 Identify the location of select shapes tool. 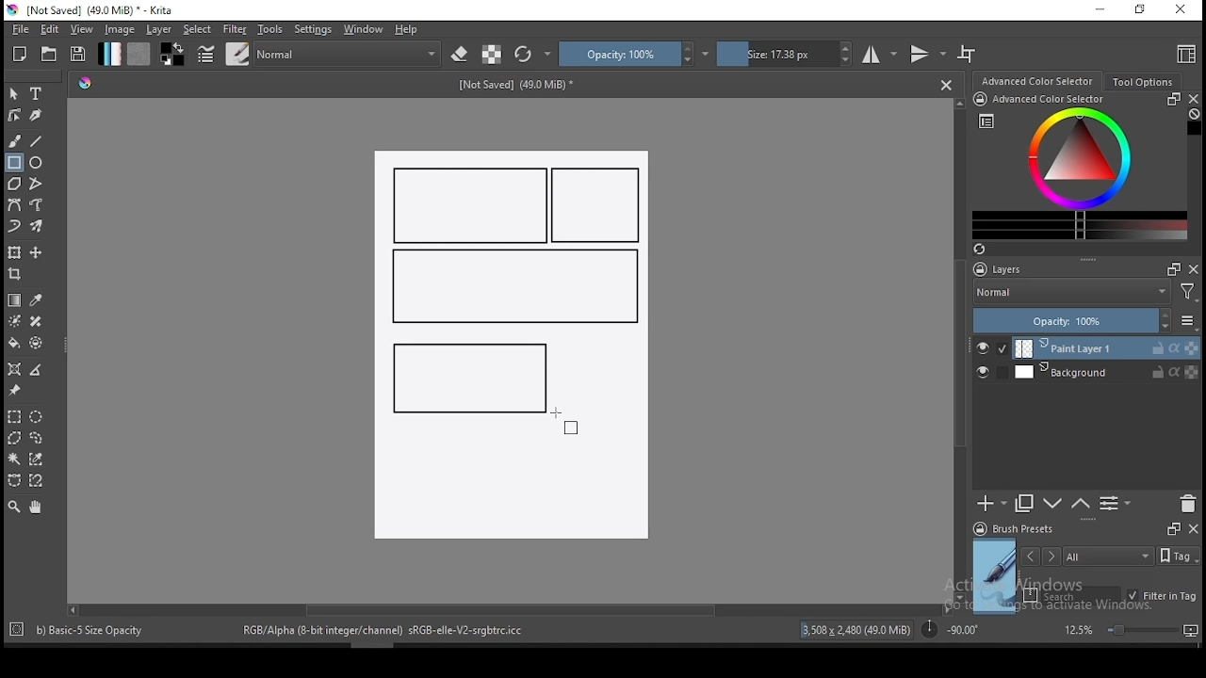
(14, 93).